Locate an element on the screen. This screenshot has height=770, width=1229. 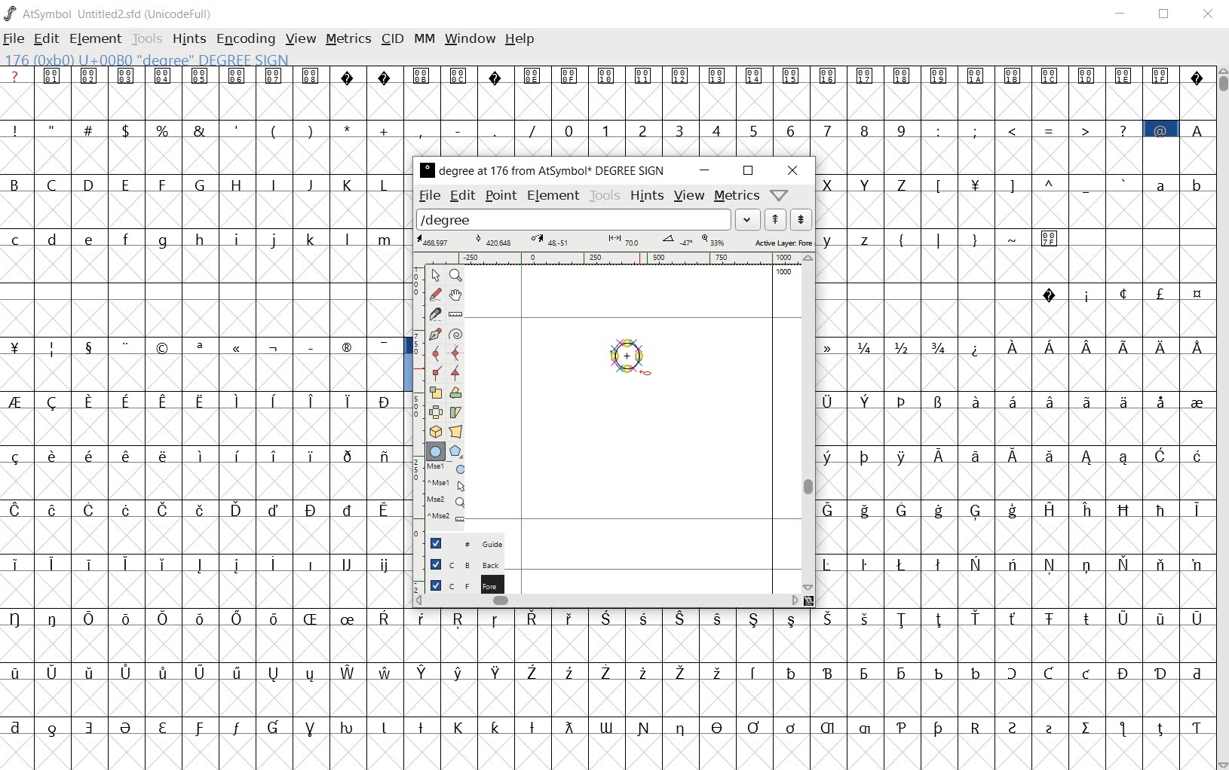
special characters is located at coordinates (1033, 184).